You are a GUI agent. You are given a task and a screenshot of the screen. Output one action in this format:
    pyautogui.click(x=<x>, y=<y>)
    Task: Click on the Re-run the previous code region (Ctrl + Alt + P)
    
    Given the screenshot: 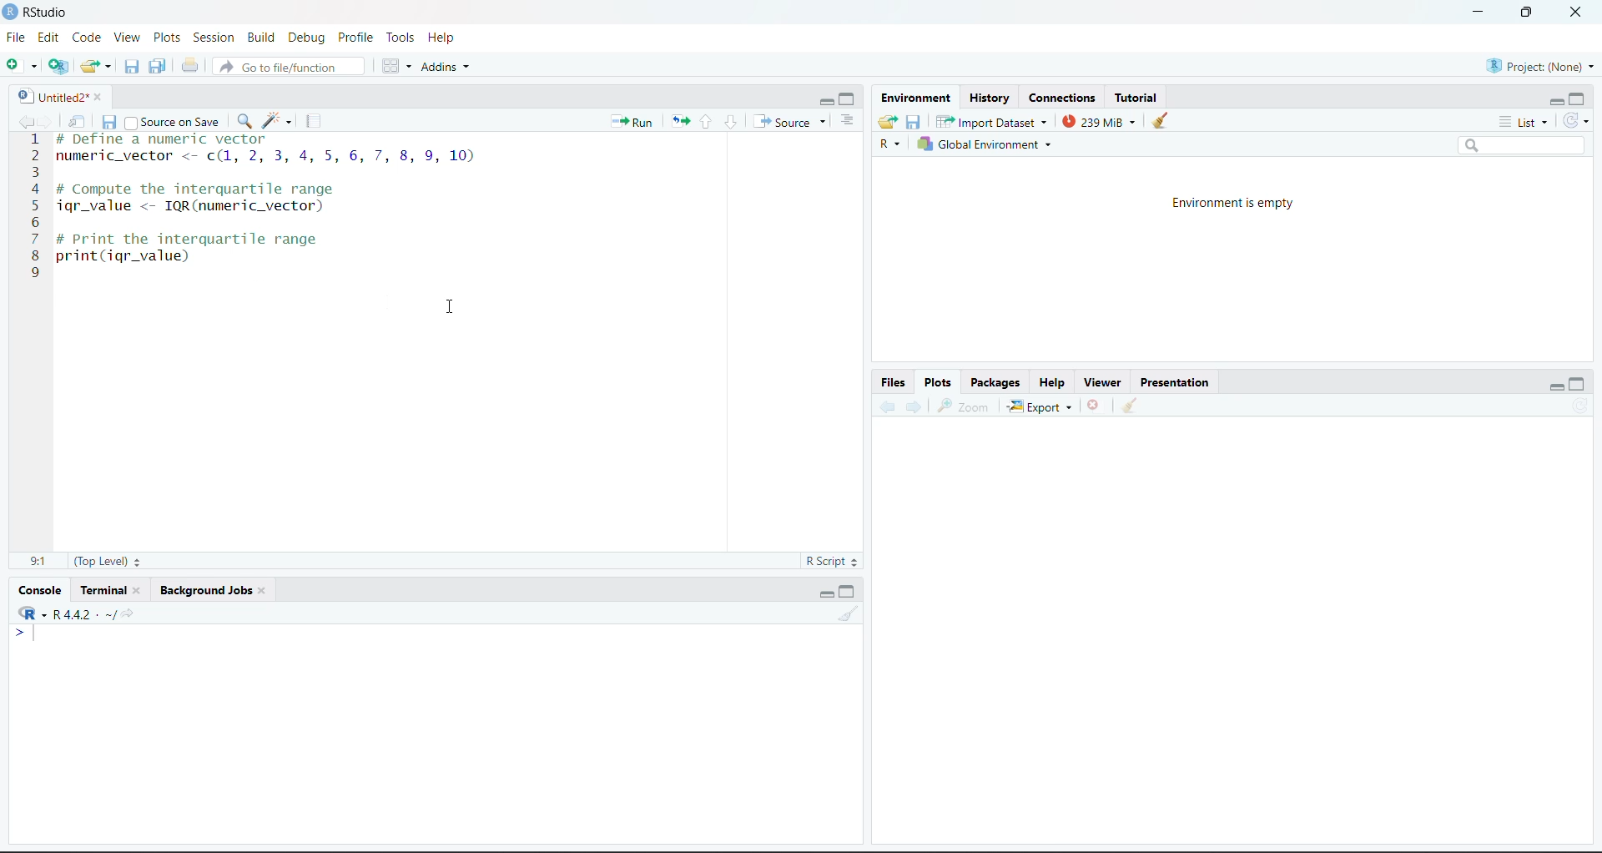 What is the action you would take?
    pyautogui.click(x=680, y=121)
    